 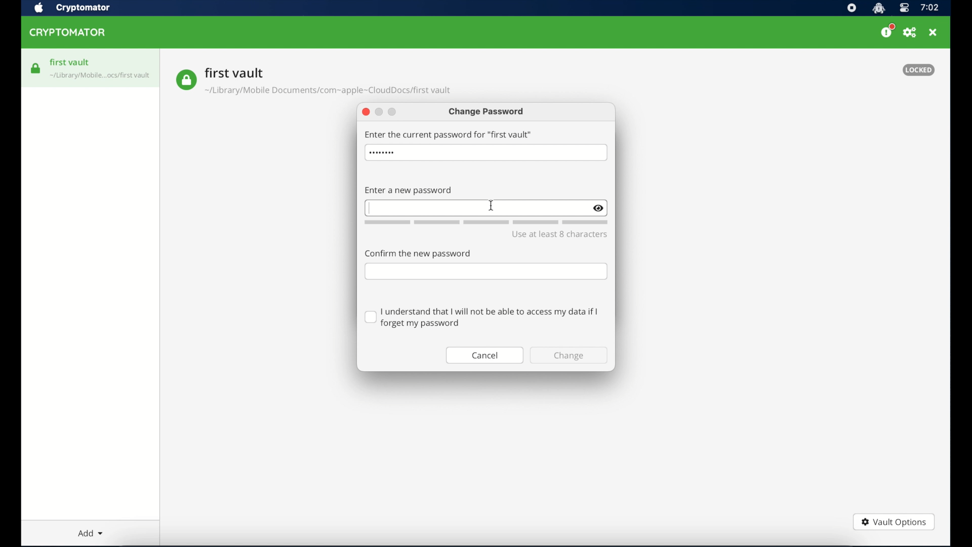 What do you see at coordinates (559, 234) in the screenshot?
I see `use at least 8 character` at bounding box center [559, 234].